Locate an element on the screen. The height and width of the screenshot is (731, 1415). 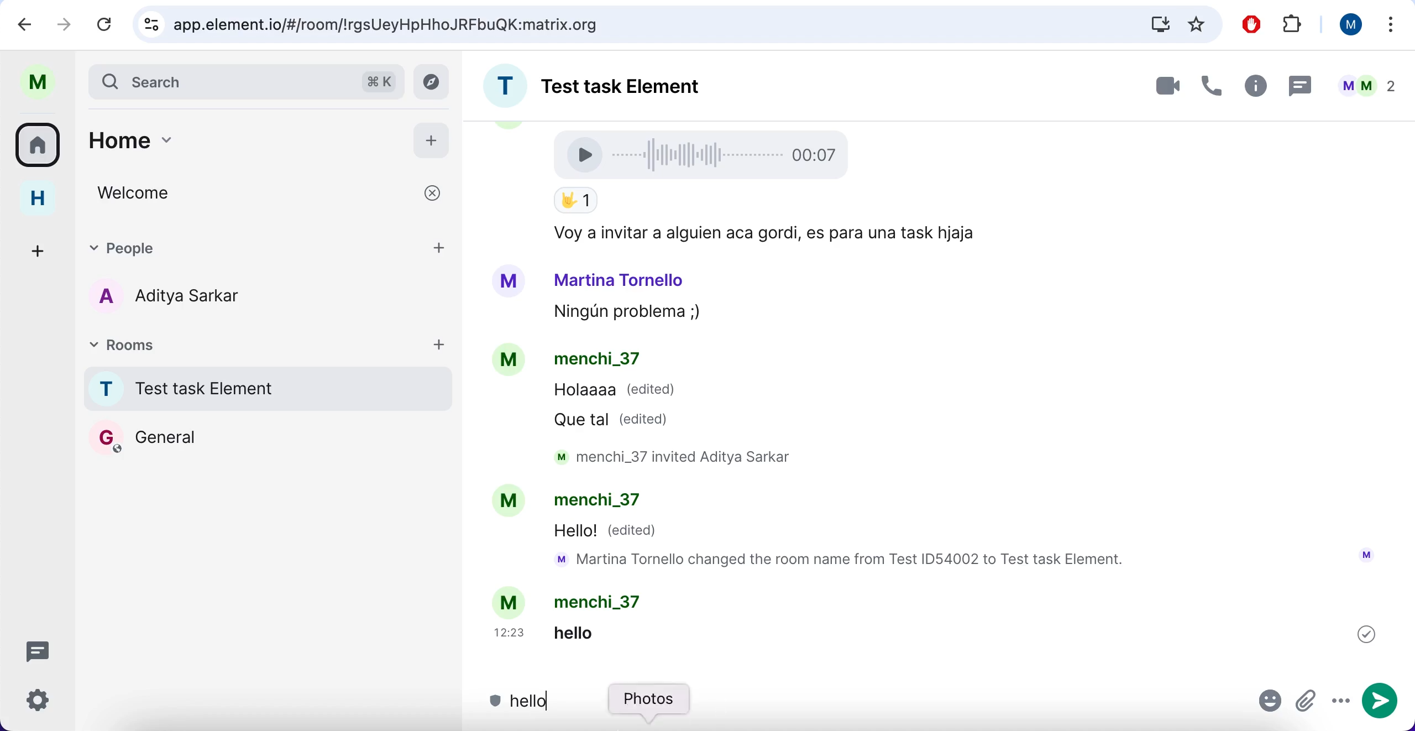
Voice Recording 00:07 is located at coordinates (705, 154).